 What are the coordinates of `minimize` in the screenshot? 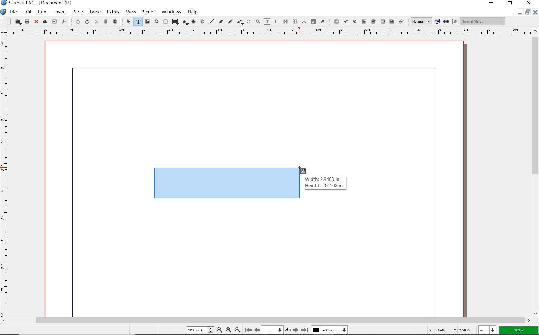 It's located at (493, 3).